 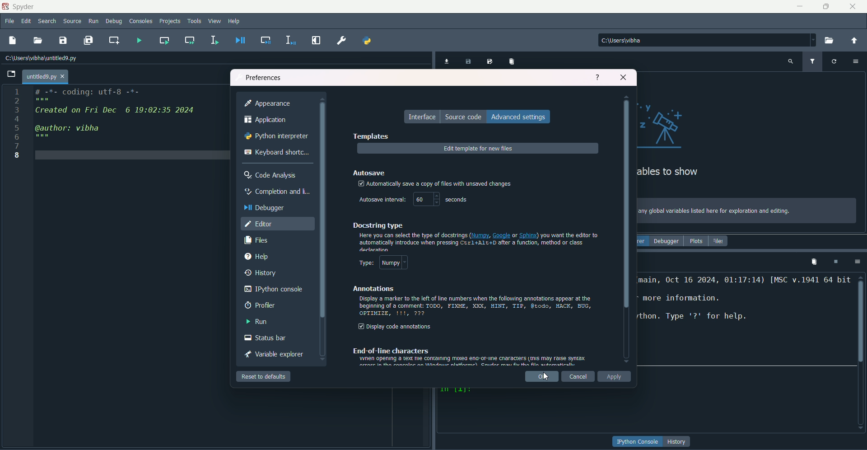 I want to click on run file, so click(x=137, y=40).